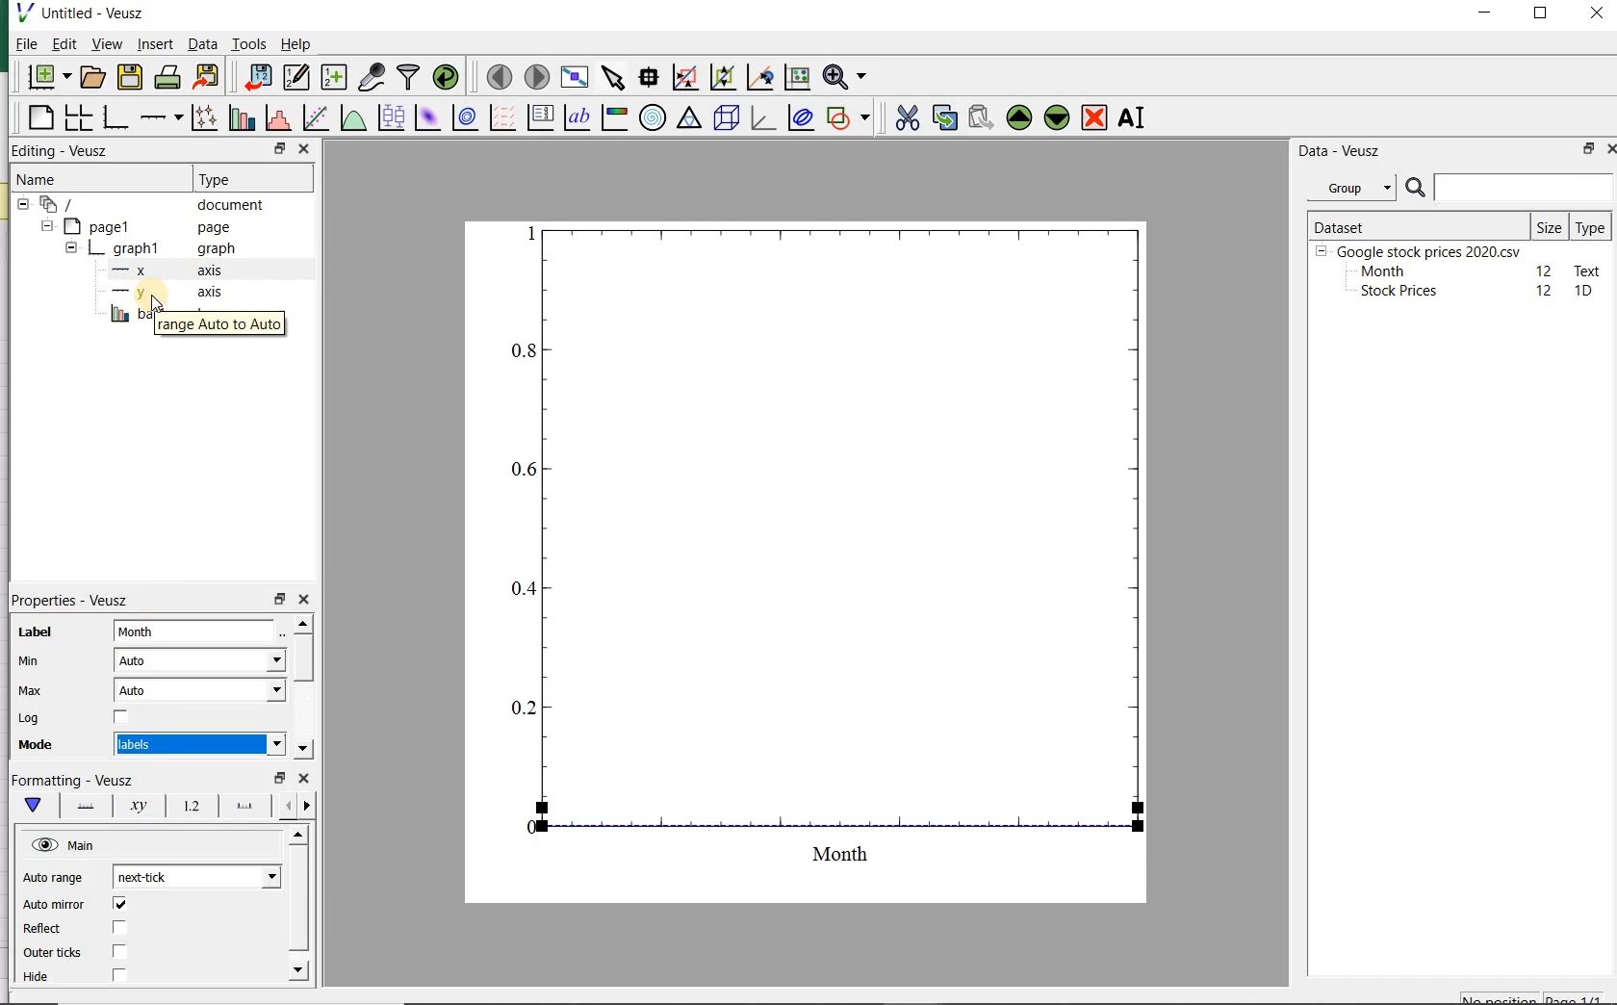  What do you see at coordinates (118, 928) in the screenshot?
I see `check/uncheck` at bounding box center [118, 928].